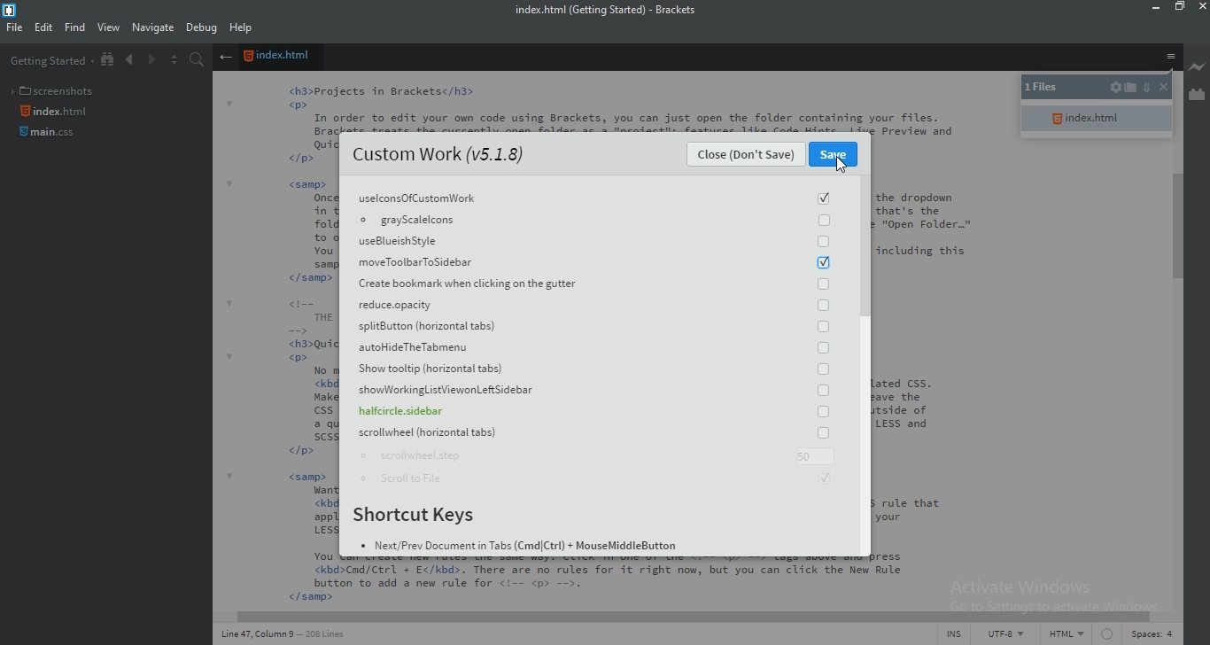 The height and width of the screenshot is (645, 1210). Describe the element at coordinates (593, 261) in the screenshot. I see `moveToolbarToSidebar` at that location.